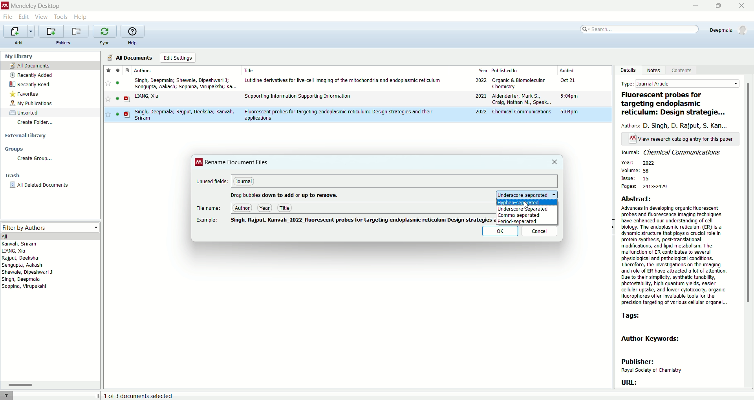 The image size is (754, 400). I want to click on read/unread, so click(115, 115).